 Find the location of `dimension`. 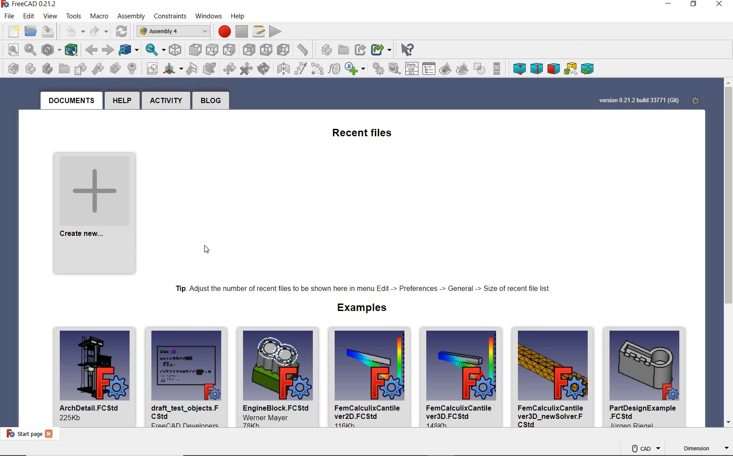

dimension is located at coordinates (704, 449).